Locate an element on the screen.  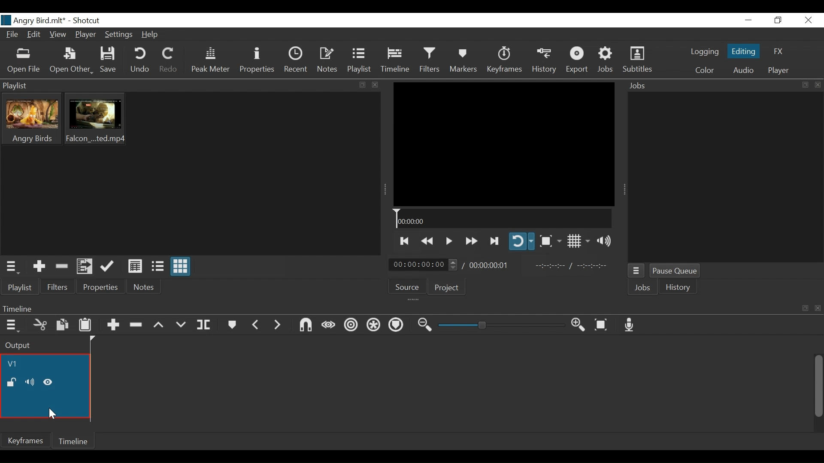
Vertical Scroll bar is located at coordinates (818, 387).